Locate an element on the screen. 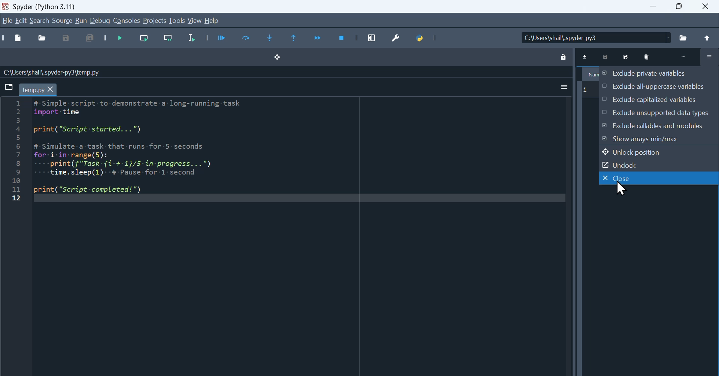 Image resolution: width=719 pixels, height=376 pixels. Unlock position is located at coordinates (659, 151).